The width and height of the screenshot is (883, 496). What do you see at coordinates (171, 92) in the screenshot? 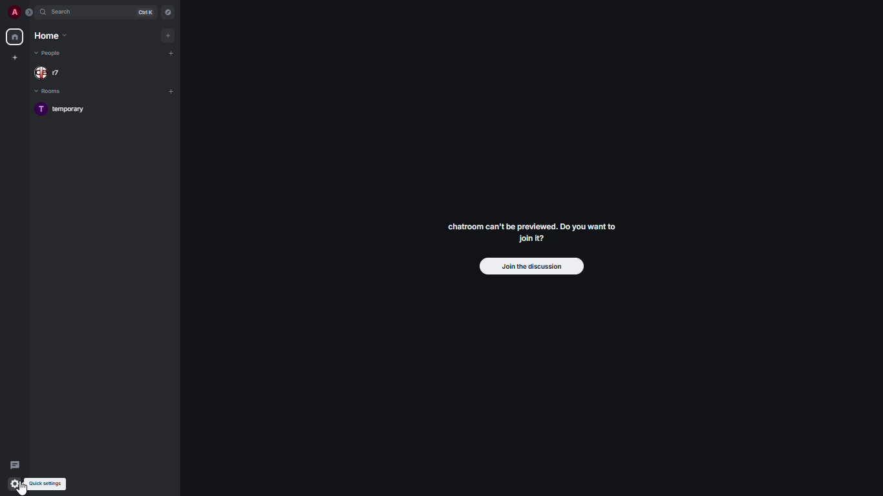
I see `add` at bounding box center [171, 92].